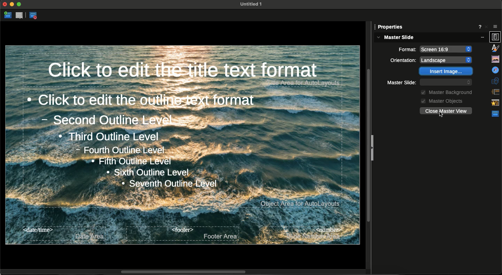  Describe the element at coordinates (496, 79) in the screenshot. I see `Slide transition` at that location.